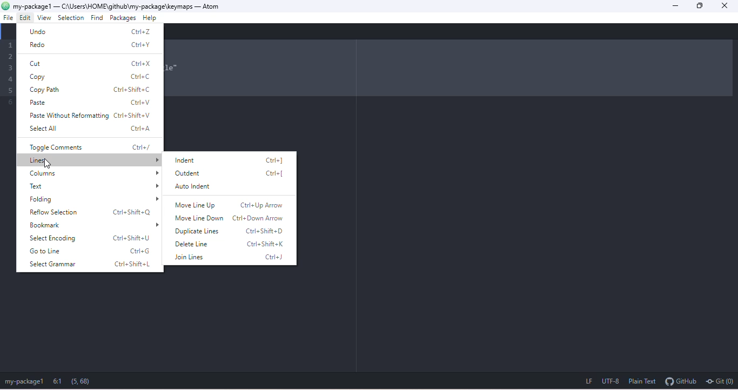  I want to click on  c:\users\home\github\my package\keymaps-atom, so click(125, 5).